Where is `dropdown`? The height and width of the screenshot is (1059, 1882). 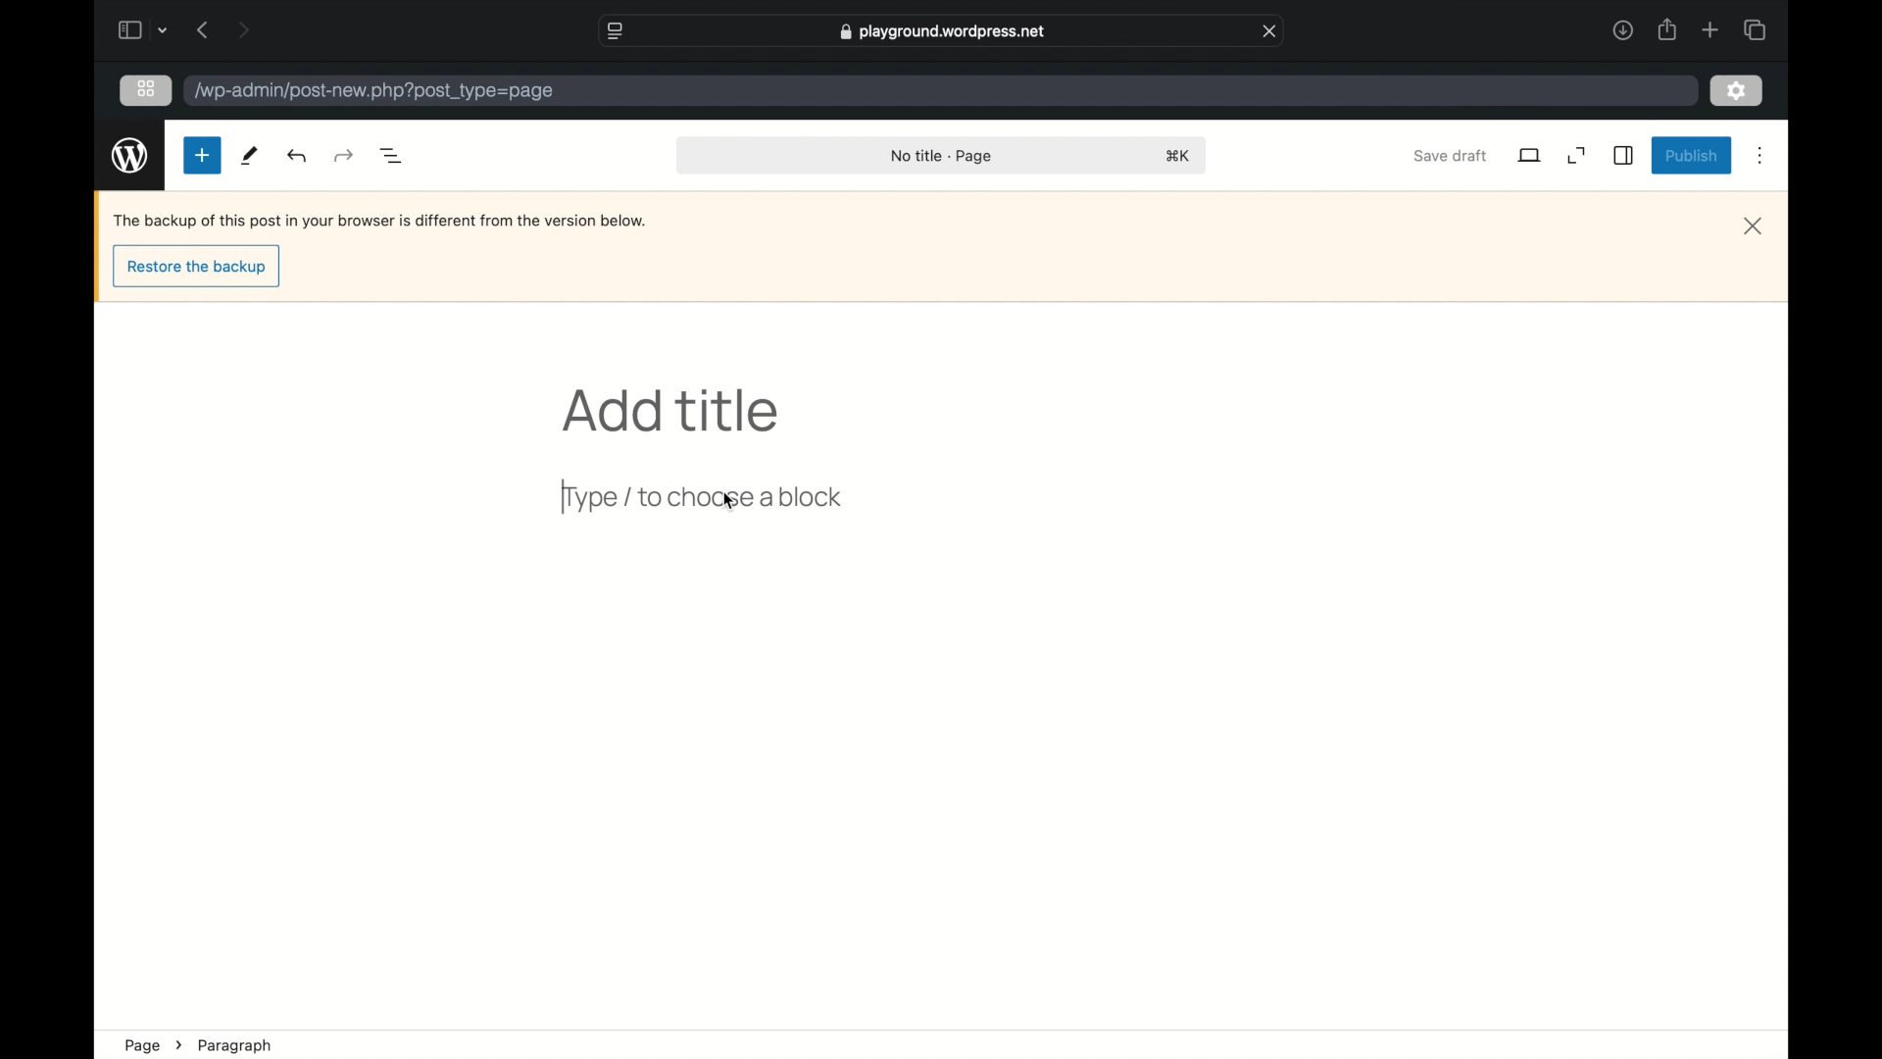
dropdown is located at coordinates (164, 30).